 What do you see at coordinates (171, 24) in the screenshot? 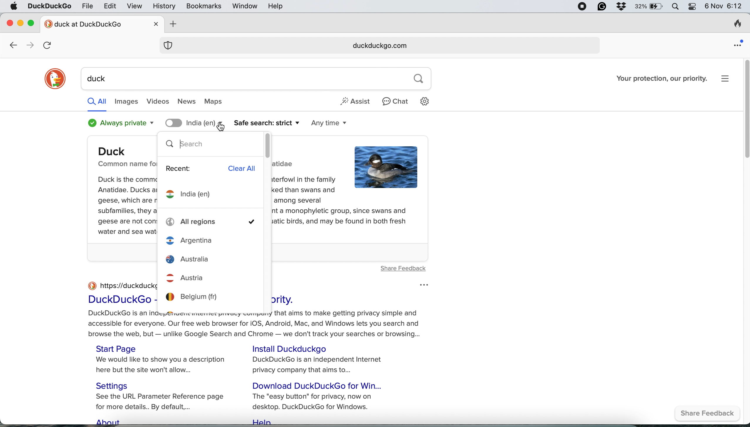
I see `add new tab` at bounding box center [171, 24].